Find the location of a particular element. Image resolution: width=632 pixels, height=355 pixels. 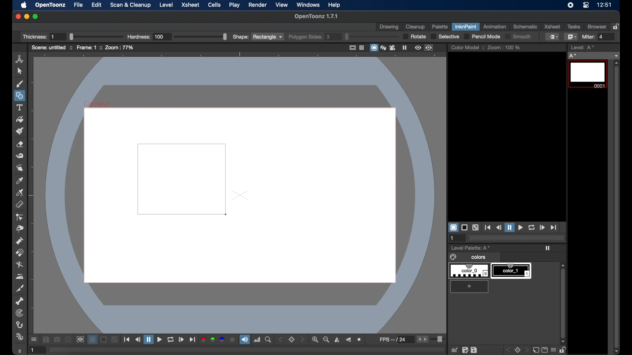

jump to end is located at coordinates (192, 340).